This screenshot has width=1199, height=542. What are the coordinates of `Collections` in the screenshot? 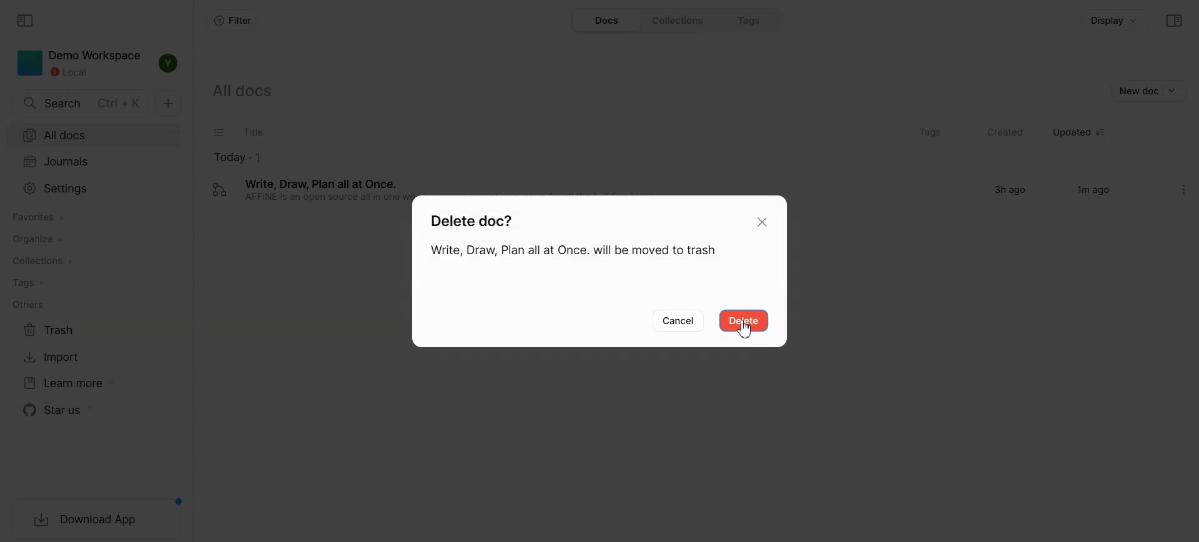 It's located at (94, 262).